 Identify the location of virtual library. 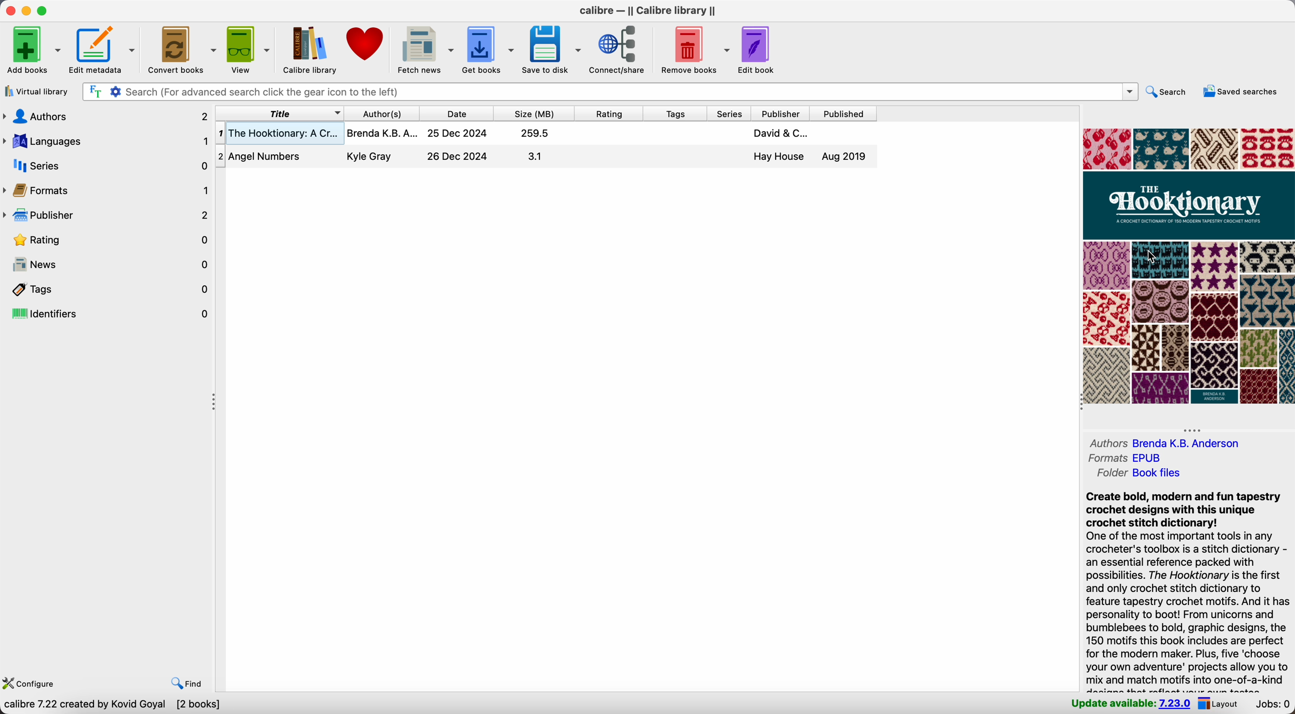
(36, 90).